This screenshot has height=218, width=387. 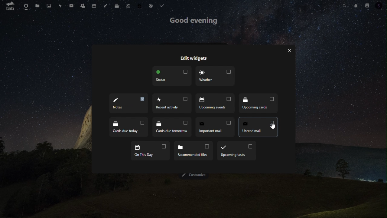 I want to click on Upcoming cards, so click(x=215, y=104).